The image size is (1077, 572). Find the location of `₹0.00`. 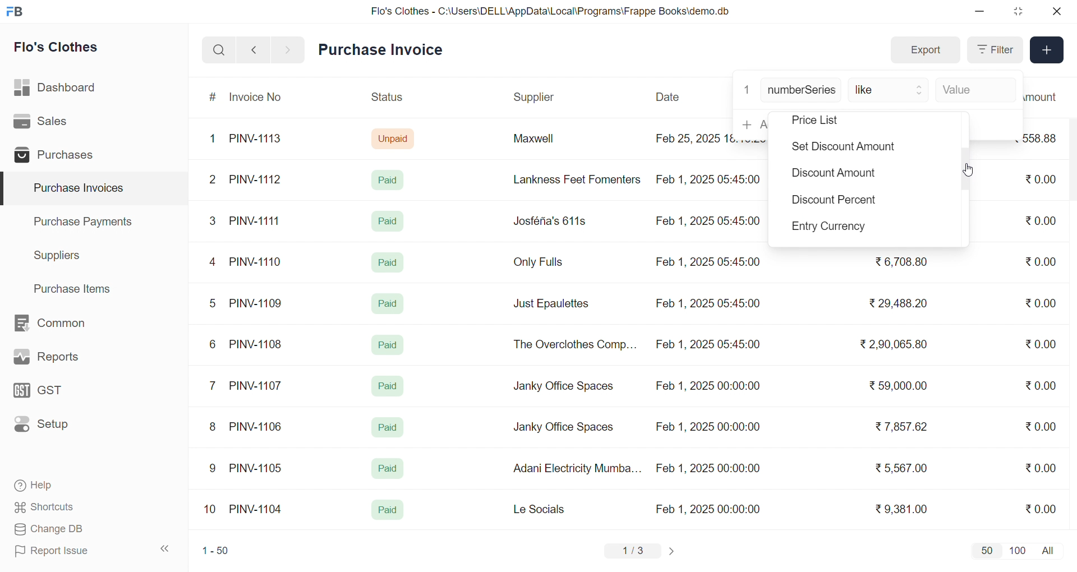

₹0.00 is located at coordinates (1040, 345).